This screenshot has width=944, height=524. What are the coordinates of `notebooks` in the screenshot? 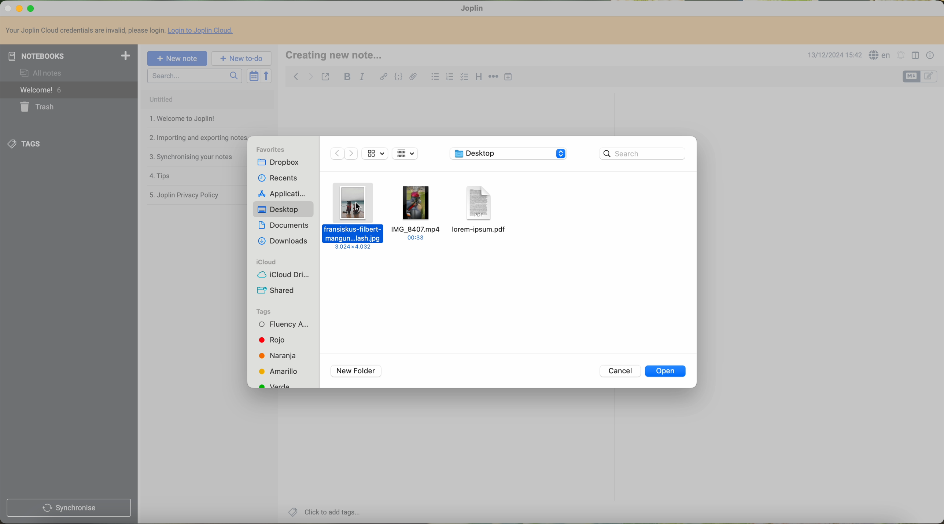 It's located at (69, 56).